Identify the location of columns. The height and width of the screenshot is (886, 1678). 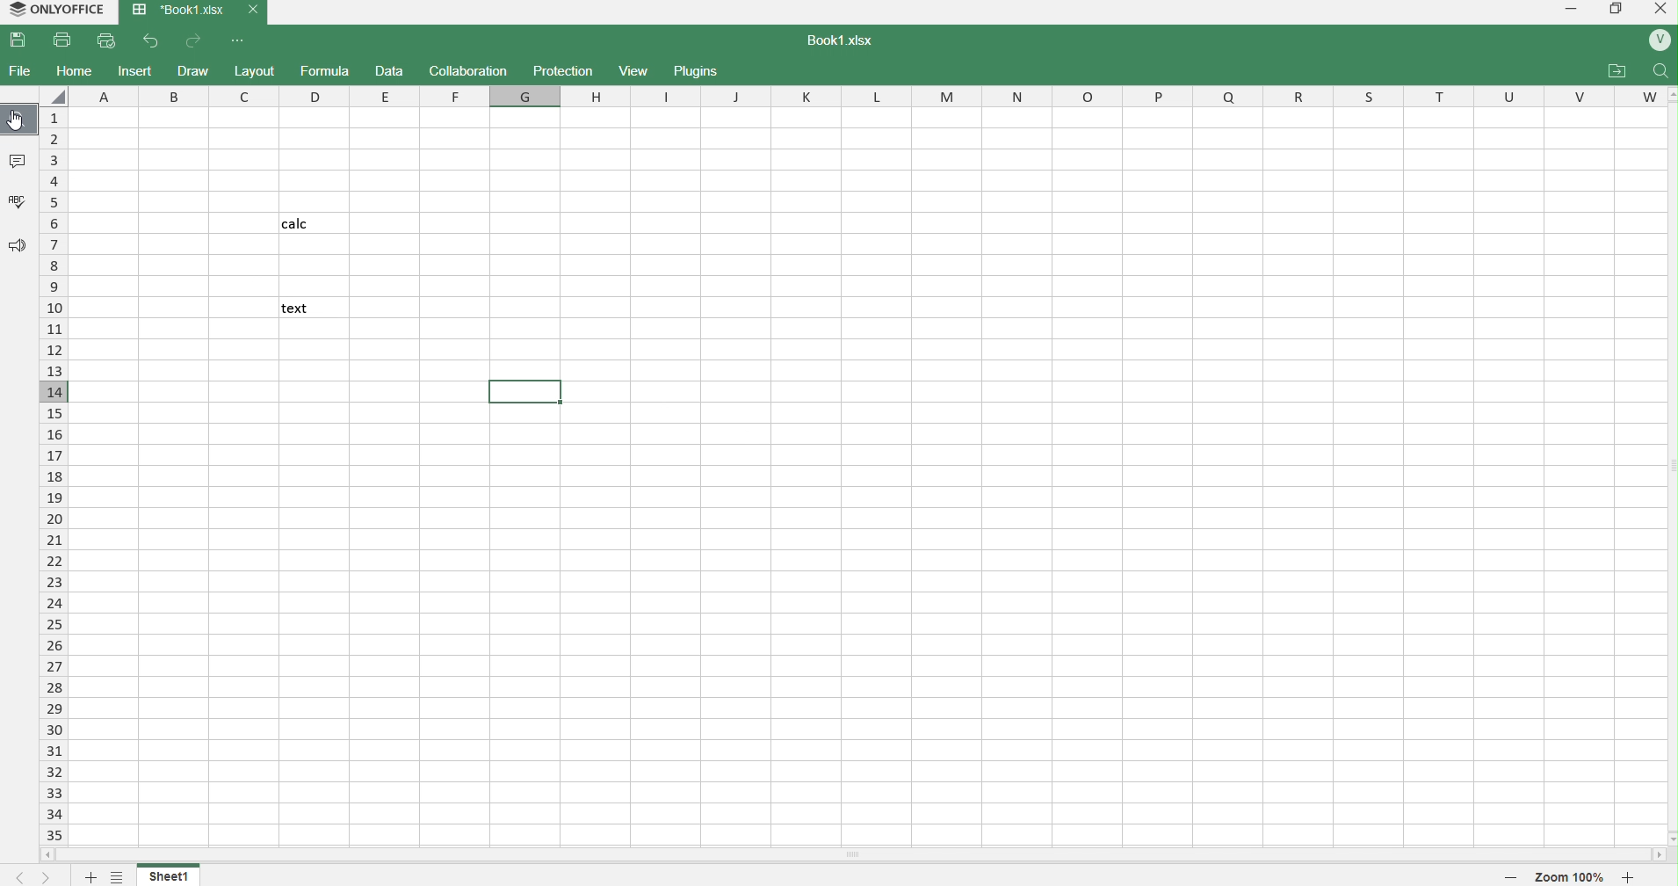
(864, 96).